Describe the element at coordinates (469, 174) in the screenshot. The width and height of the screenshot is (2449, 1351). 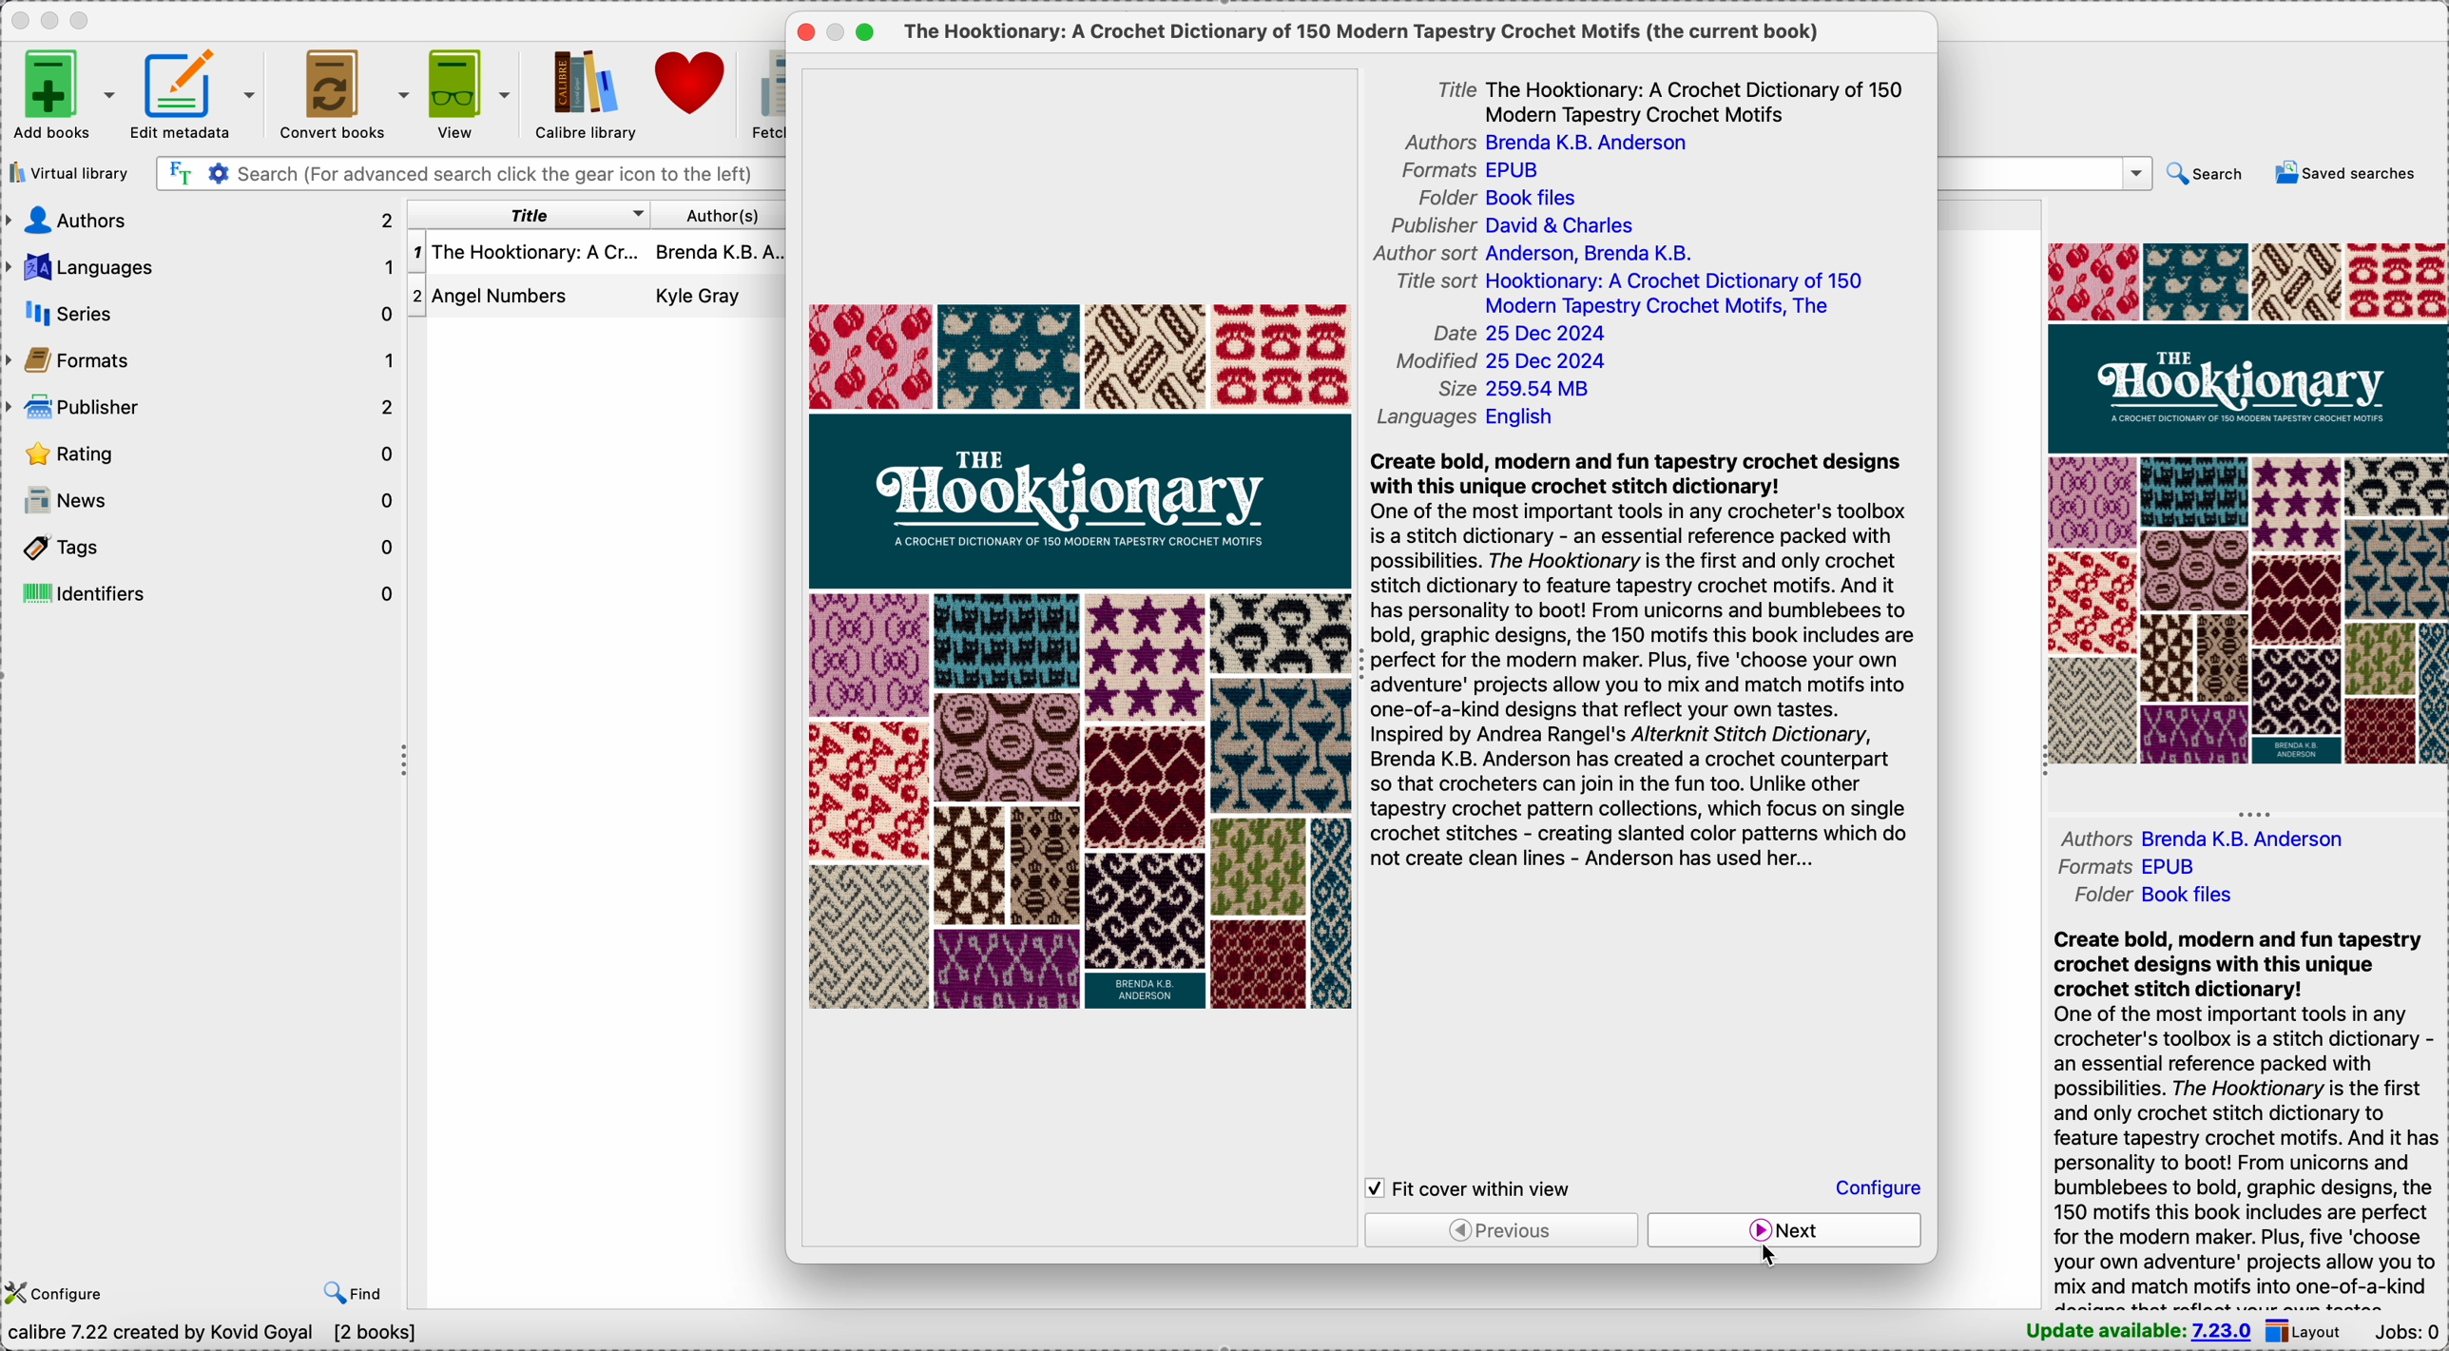
I see `search bar` at that location.